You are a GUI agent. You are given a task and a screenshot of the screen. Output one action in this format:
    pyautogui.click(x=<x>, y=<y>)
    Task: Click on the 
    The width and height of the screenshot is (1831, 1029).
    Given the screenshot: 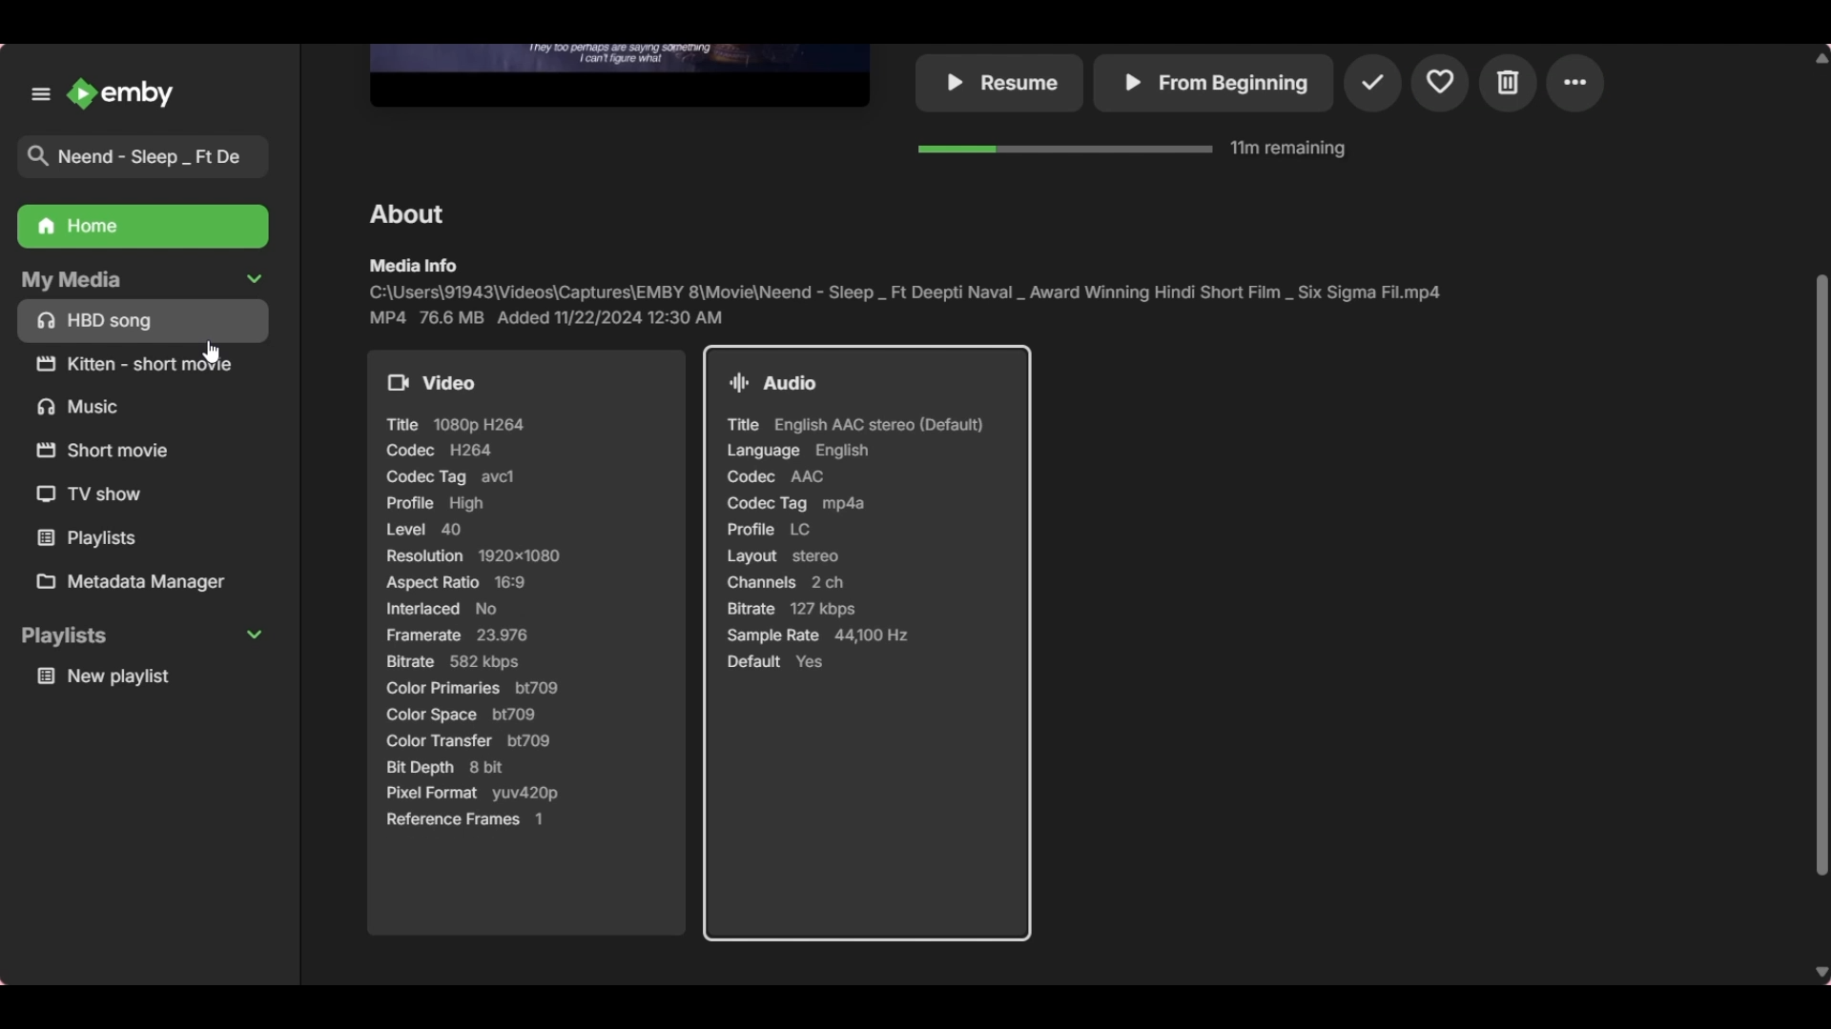 What is the action you would take?
    pyautogui.click(x=113, y=538)
    